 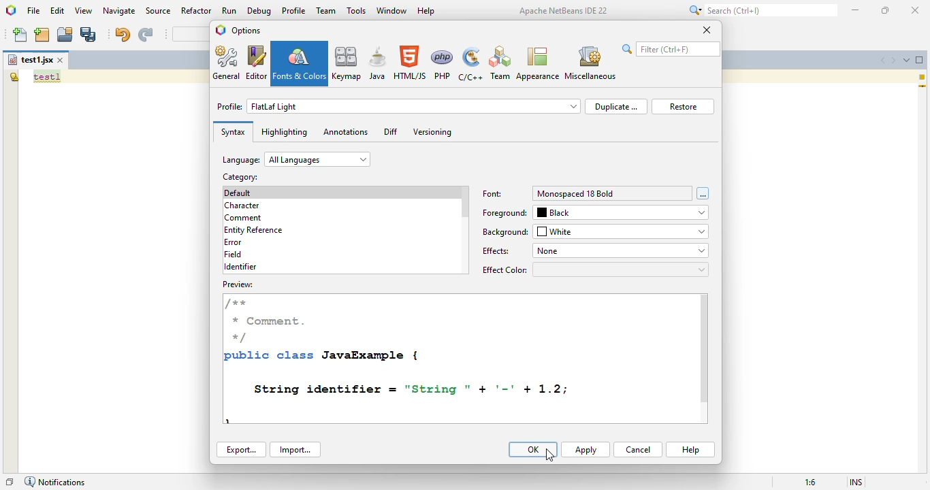 I want to click on magnification ratio, so click(x=810, y=482).